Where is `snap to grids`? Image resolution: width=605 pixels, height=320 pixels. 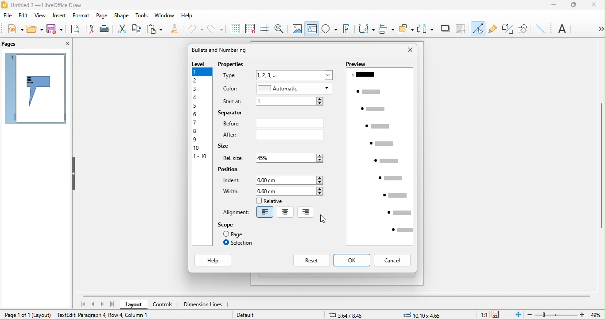 snap to grids is located at coordinates (250, 30).